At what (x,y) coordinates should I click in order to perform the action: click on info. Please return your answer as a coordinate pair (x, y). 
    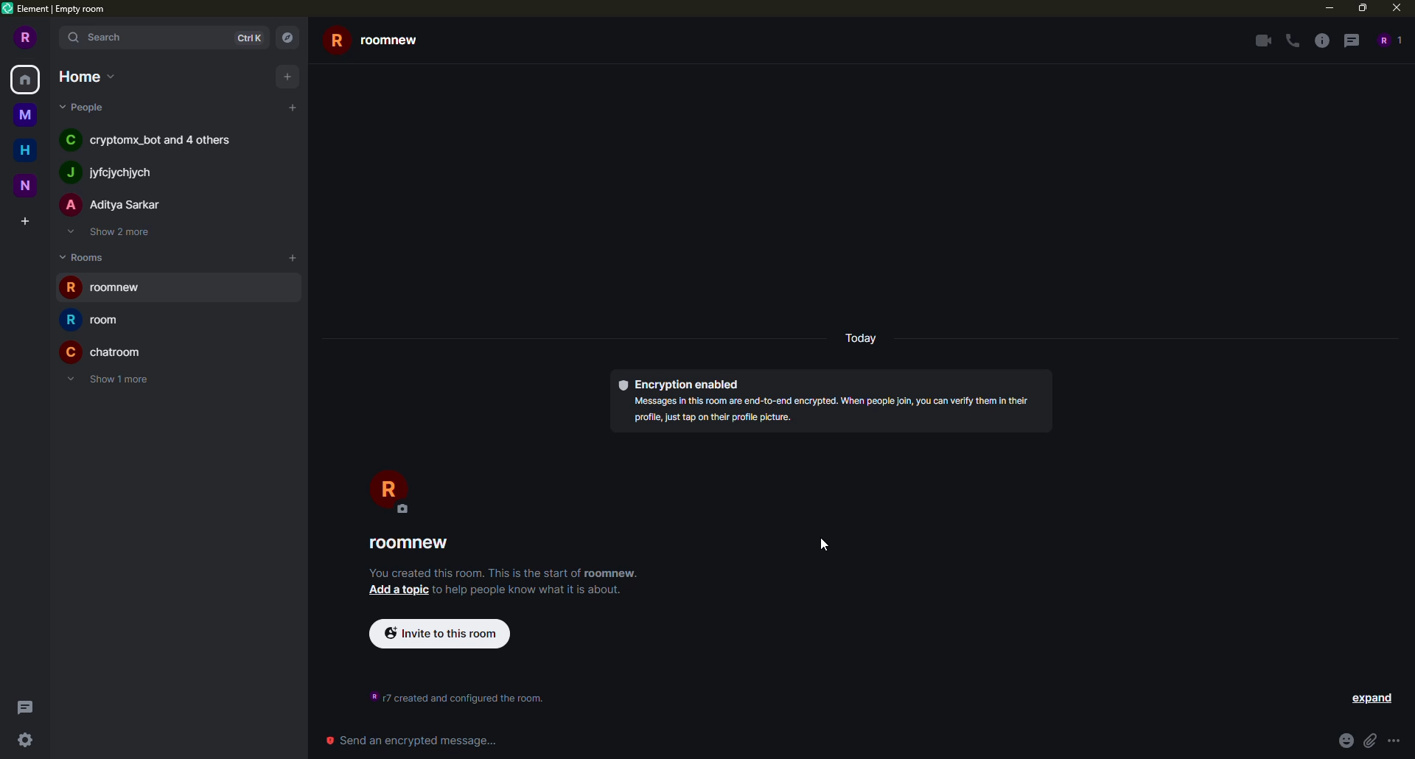
    Looking at the image, I should click on (461, 699).